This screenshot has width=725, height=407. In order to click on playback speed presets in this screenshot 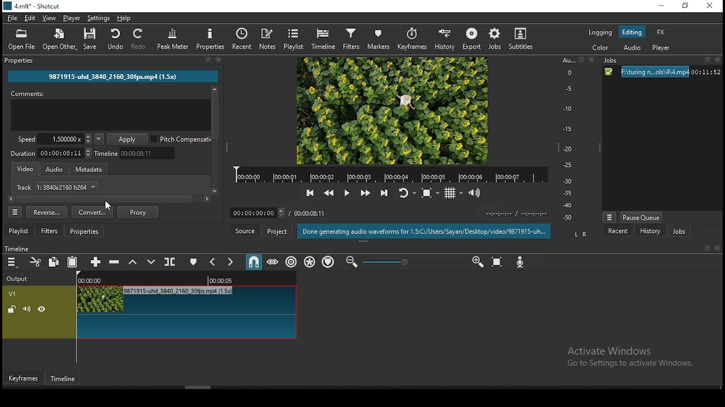, I will do `click(99, 139)`.